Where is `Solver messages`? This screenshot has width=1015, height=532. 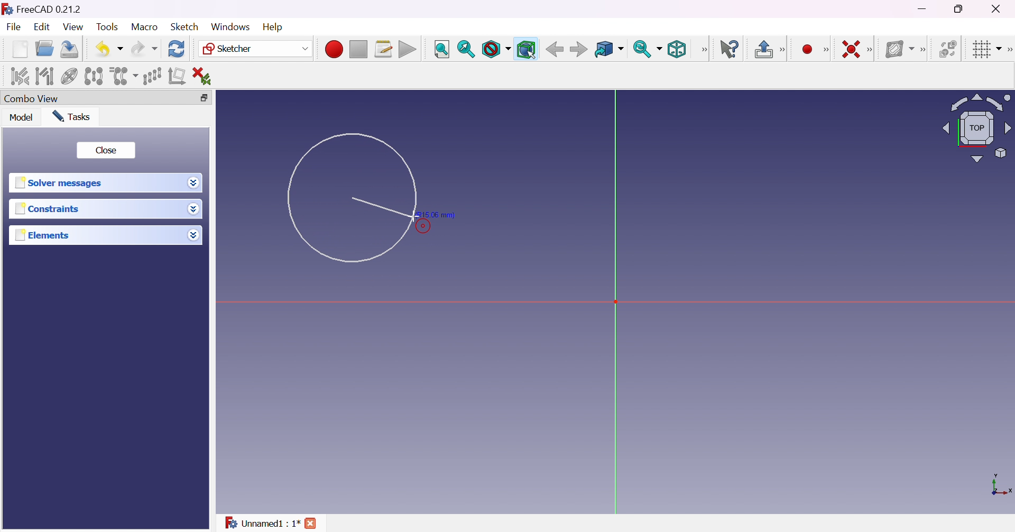
Solver messages is located at coordinates (58, 183).